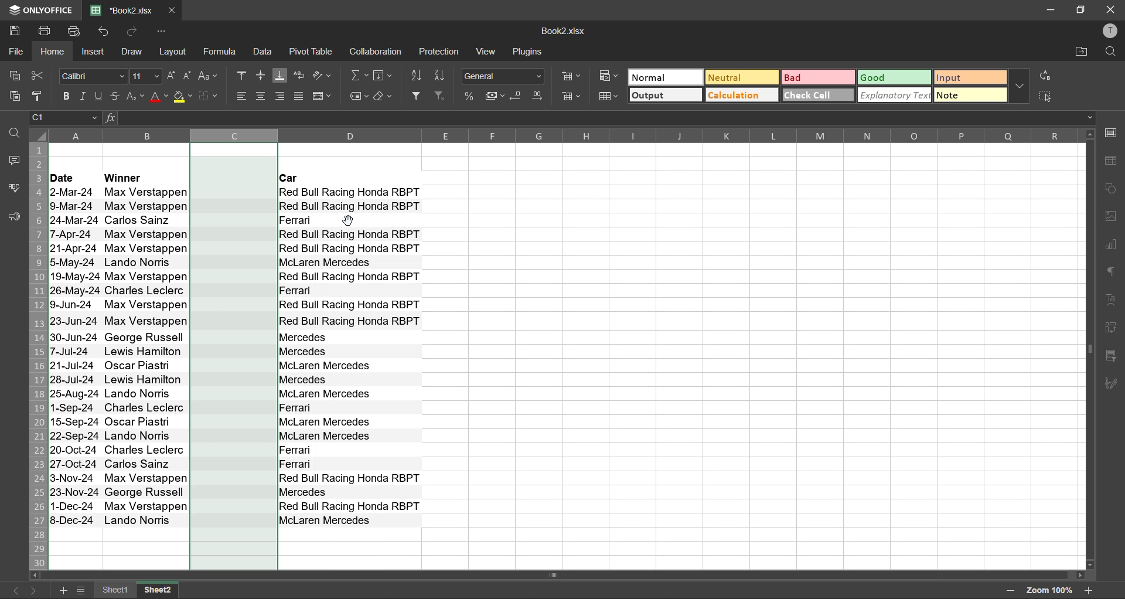 This screenshot has height=599, width=1125. Describe the element at coordinates (418, 97) in the screenshot. I see `filter` at that location.